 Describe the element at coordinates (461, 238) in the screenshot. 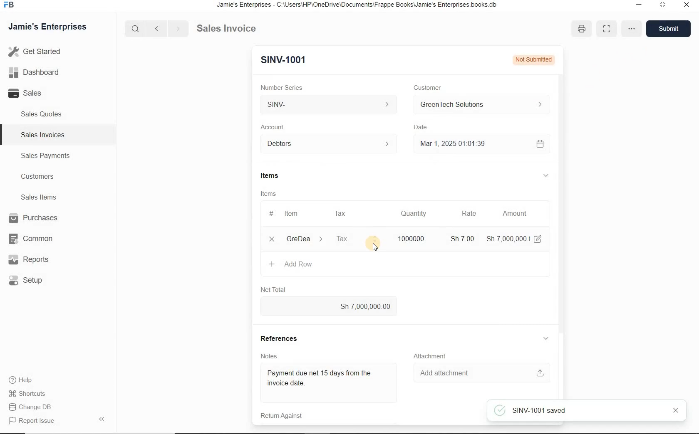

I see `Sh 7.00` at that location.